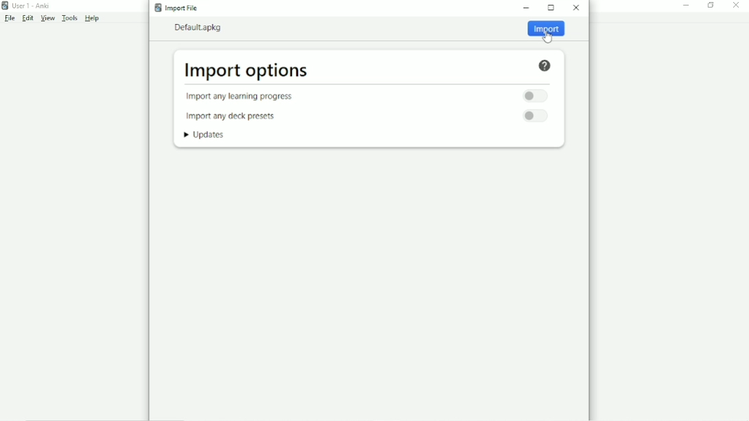 This screenshot has height=421, width=749. I want to click on Minimize, so click(687, 5).